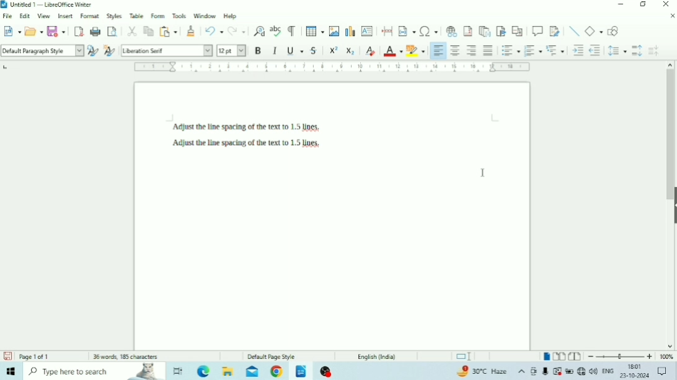  Describe the element at coordinates (488, 51) in the screenshot. I see `Justified` at that location.